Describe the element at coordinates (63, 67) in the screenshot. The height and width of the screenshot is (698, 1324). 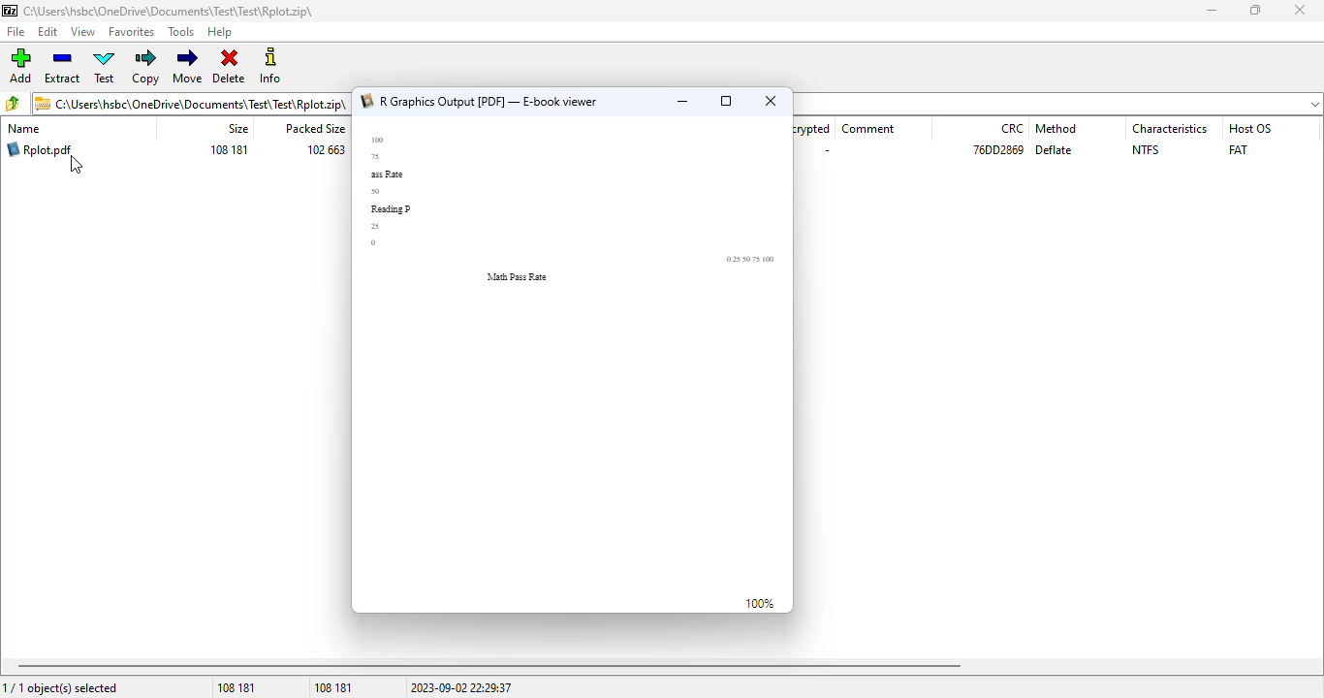
I see `extract` at that location.